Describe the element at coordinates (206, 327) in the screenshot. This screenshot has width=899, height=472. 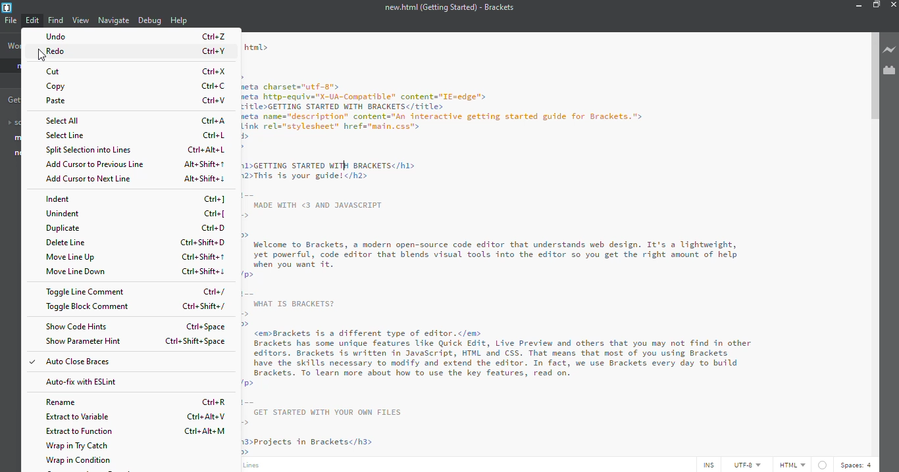
I see `ctrl+space` at that location.